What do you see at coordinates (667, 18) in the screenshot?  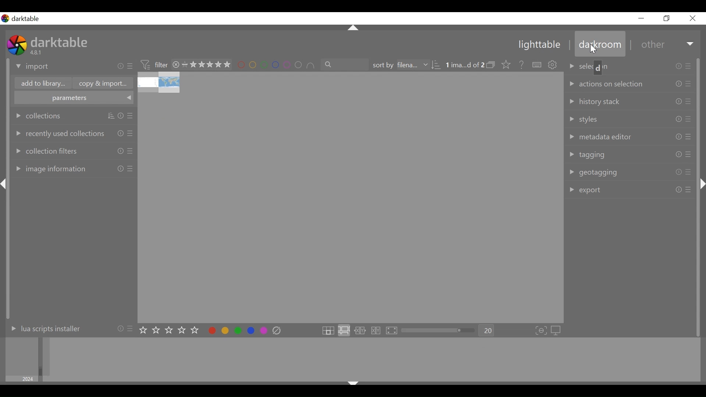 I see `` at bounding box center [667, 18].